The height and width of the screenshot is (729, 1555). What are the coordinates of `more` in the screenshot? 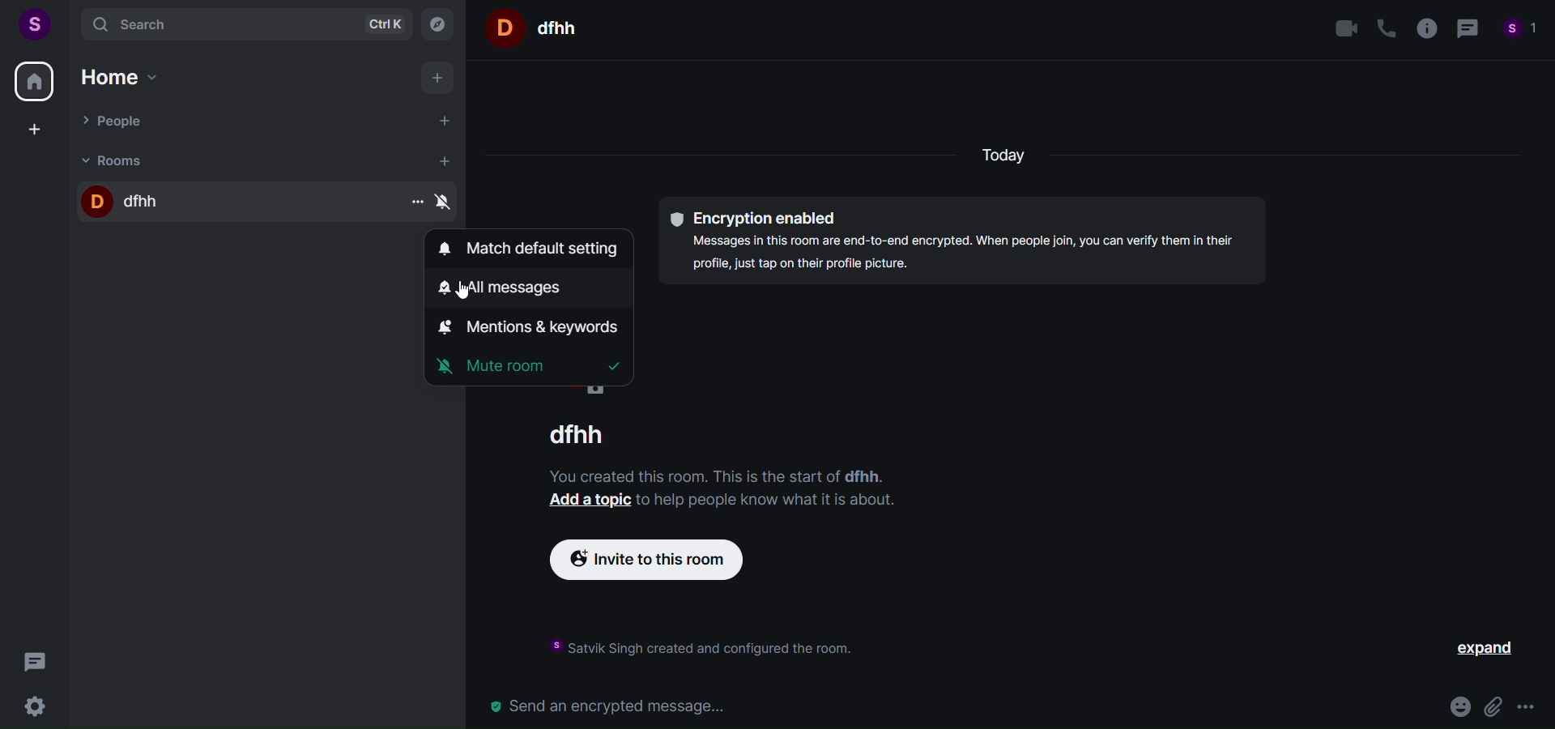 It's located at (1527, 706).